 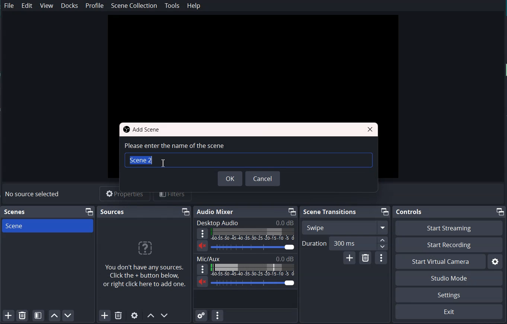 I want to click on Text Cursor, so click(x=163, y=163).